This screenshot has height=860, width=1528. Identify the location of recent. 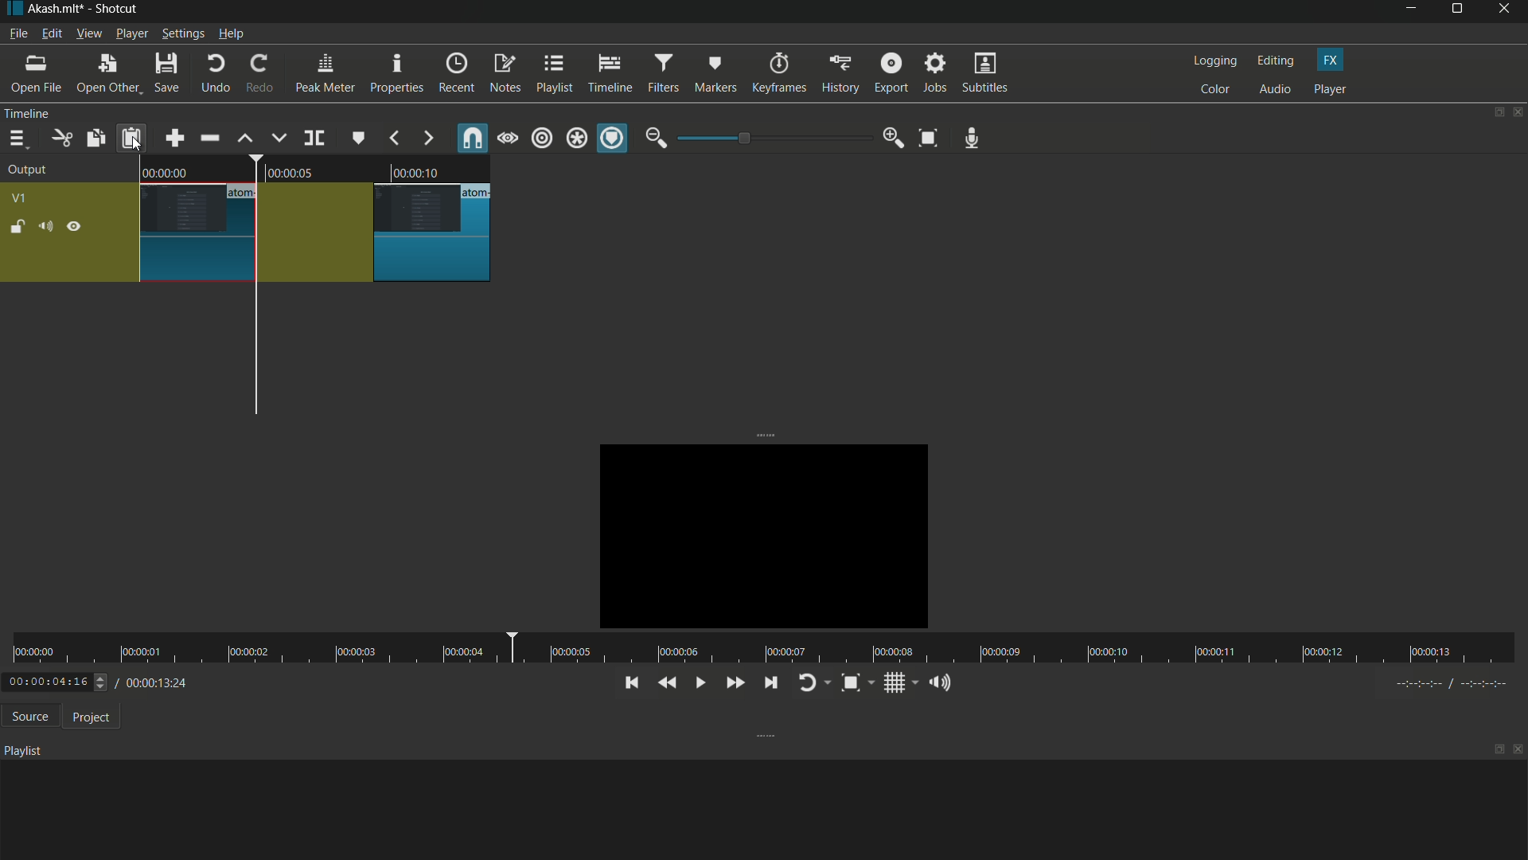
(455, 74).